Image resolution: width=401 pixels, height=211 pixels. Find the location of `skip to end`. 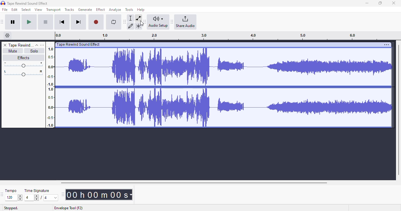

skip to end is located at coordinates (78, 22).